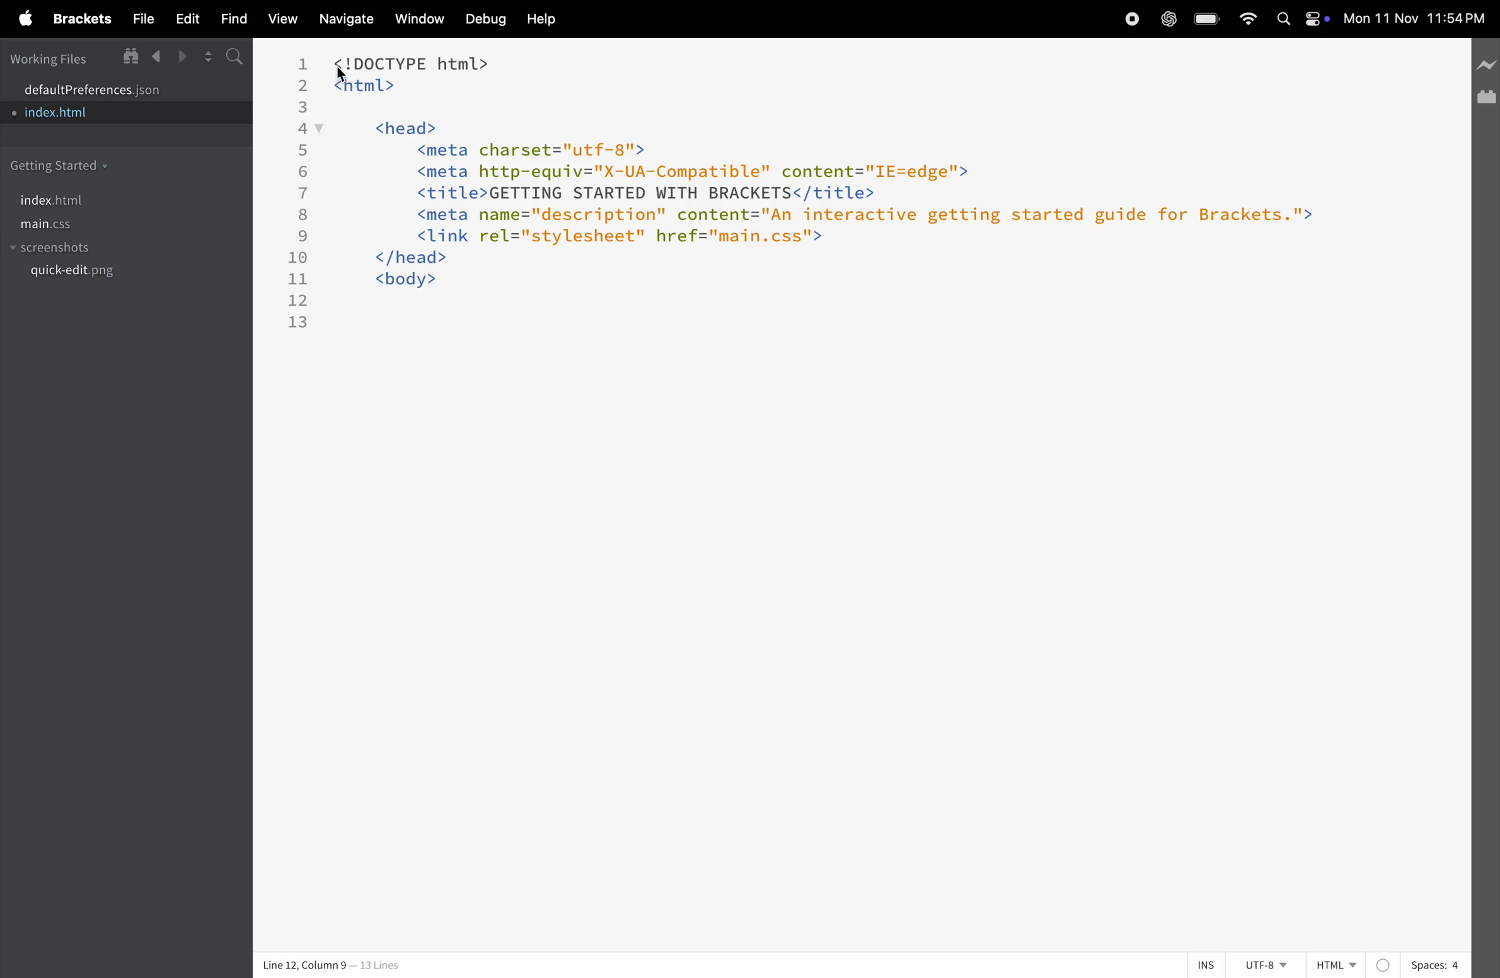 The width and height of the screenshot is (1500, 978). What do you see at coordinates (542, 20) in the screenshot?
I see `help` at bounding box center [542, 20].